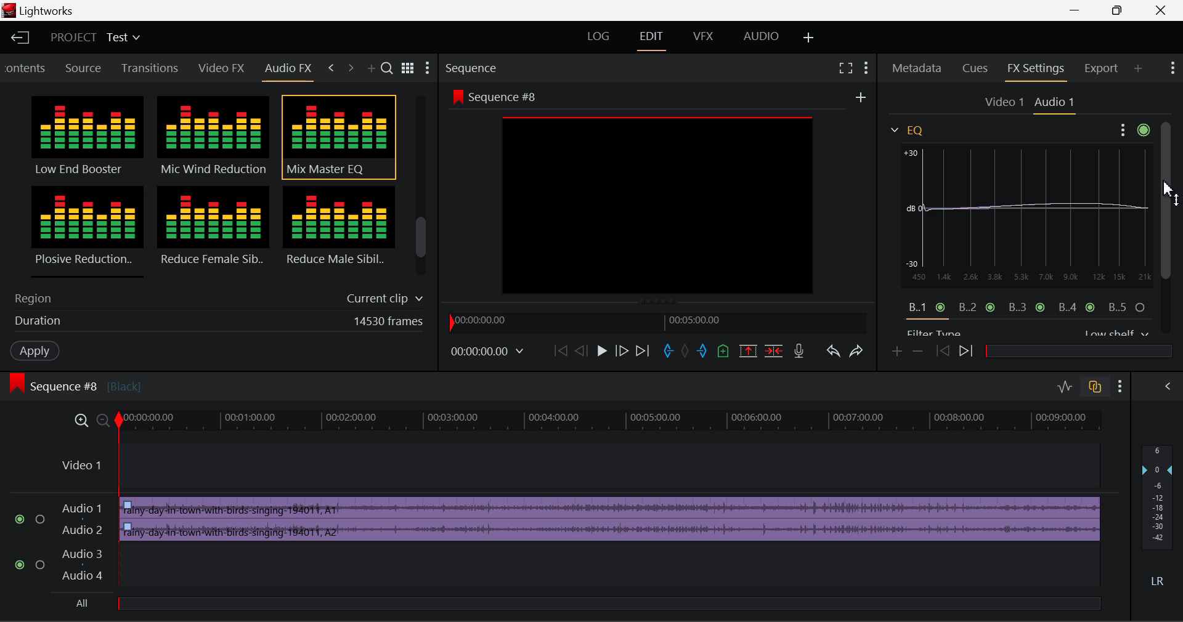 This screenshot has width=1183, height=622. What do you see at coordinates (331, 66) in the screenshot?
I see `Previous Tab` at bounding box center [331, 66].